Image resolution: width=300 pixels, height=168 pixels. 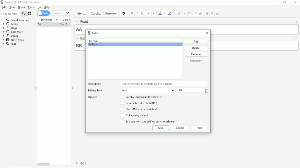 I want to click on Text to show inside the field when it's empty, so click(x=148, y=84).